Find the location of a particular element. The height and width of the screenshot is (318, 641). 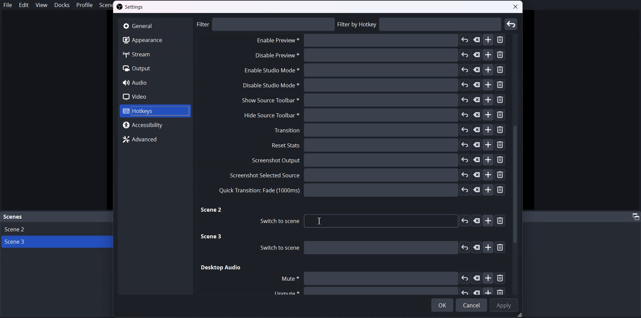

Disable studio mode is located at coordinates (373, 85).